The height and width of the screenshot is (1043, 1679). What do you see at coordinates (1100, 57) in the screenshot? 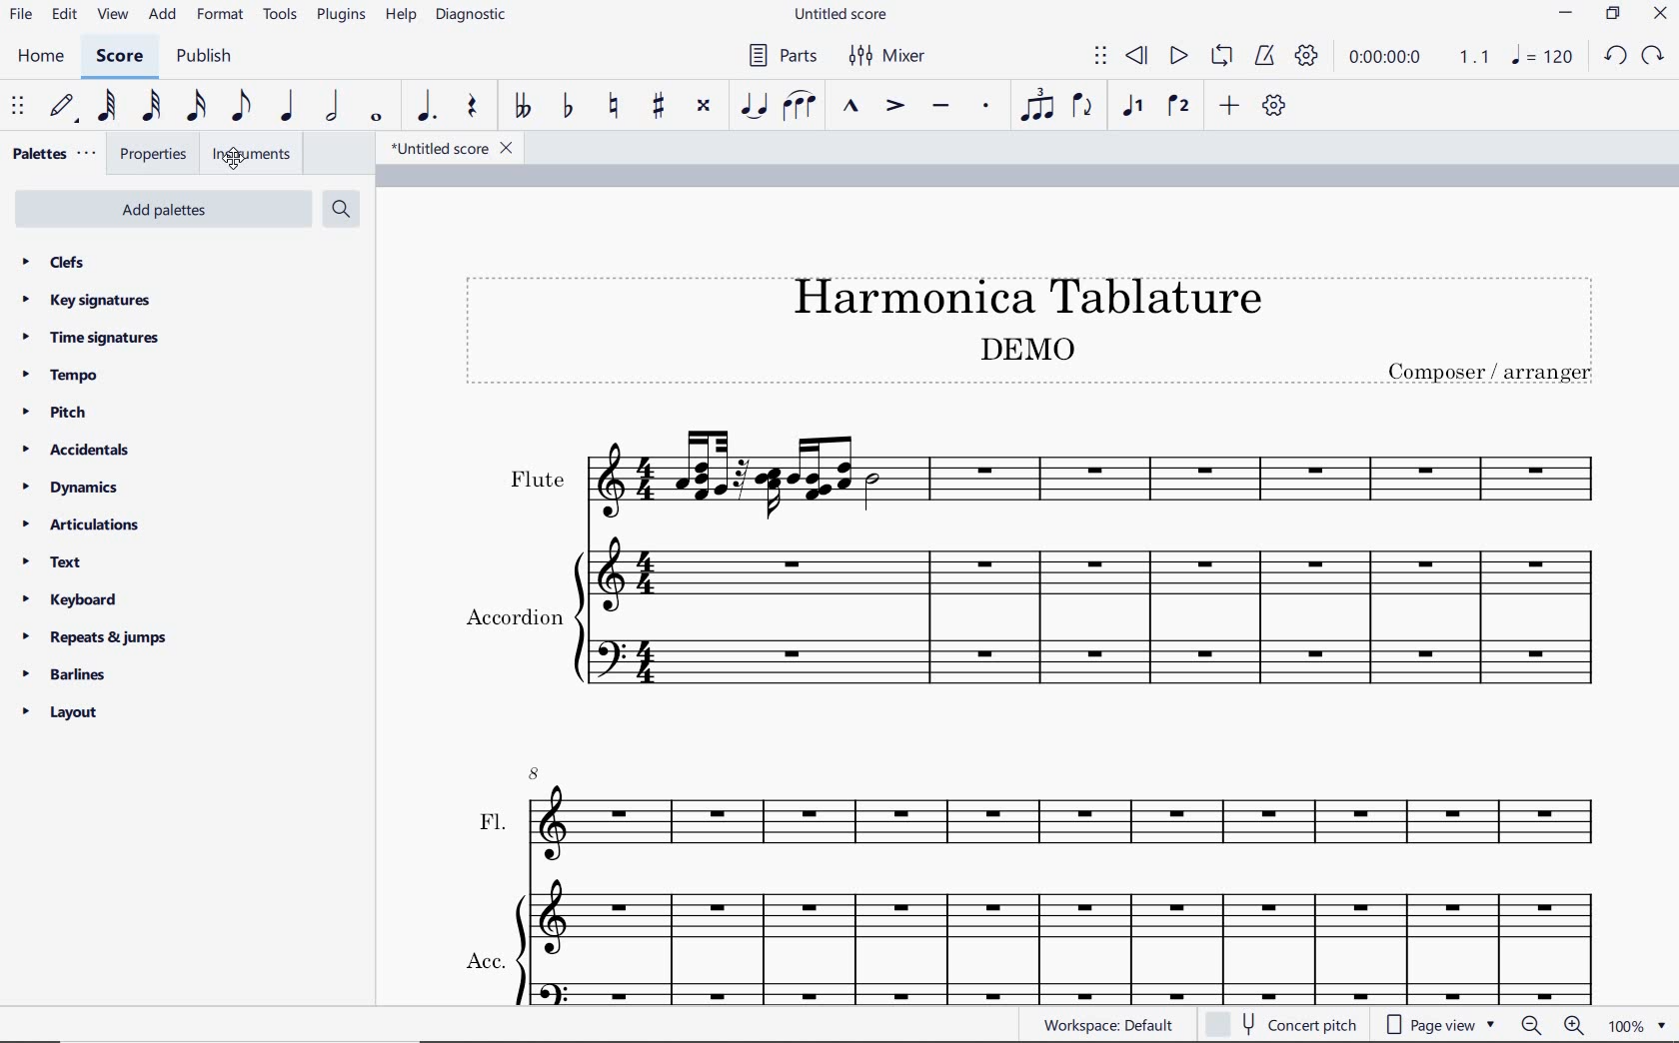
I see `select to move` at bounding box center [1100, 57].